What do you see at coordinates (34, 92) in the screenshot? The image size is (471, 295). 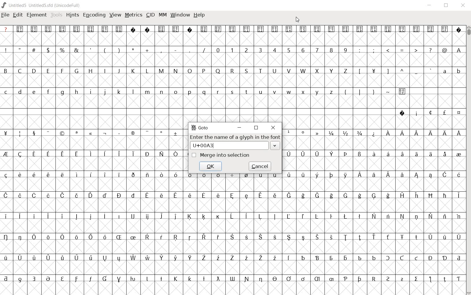 I see `` at bounding box center [34, 92].